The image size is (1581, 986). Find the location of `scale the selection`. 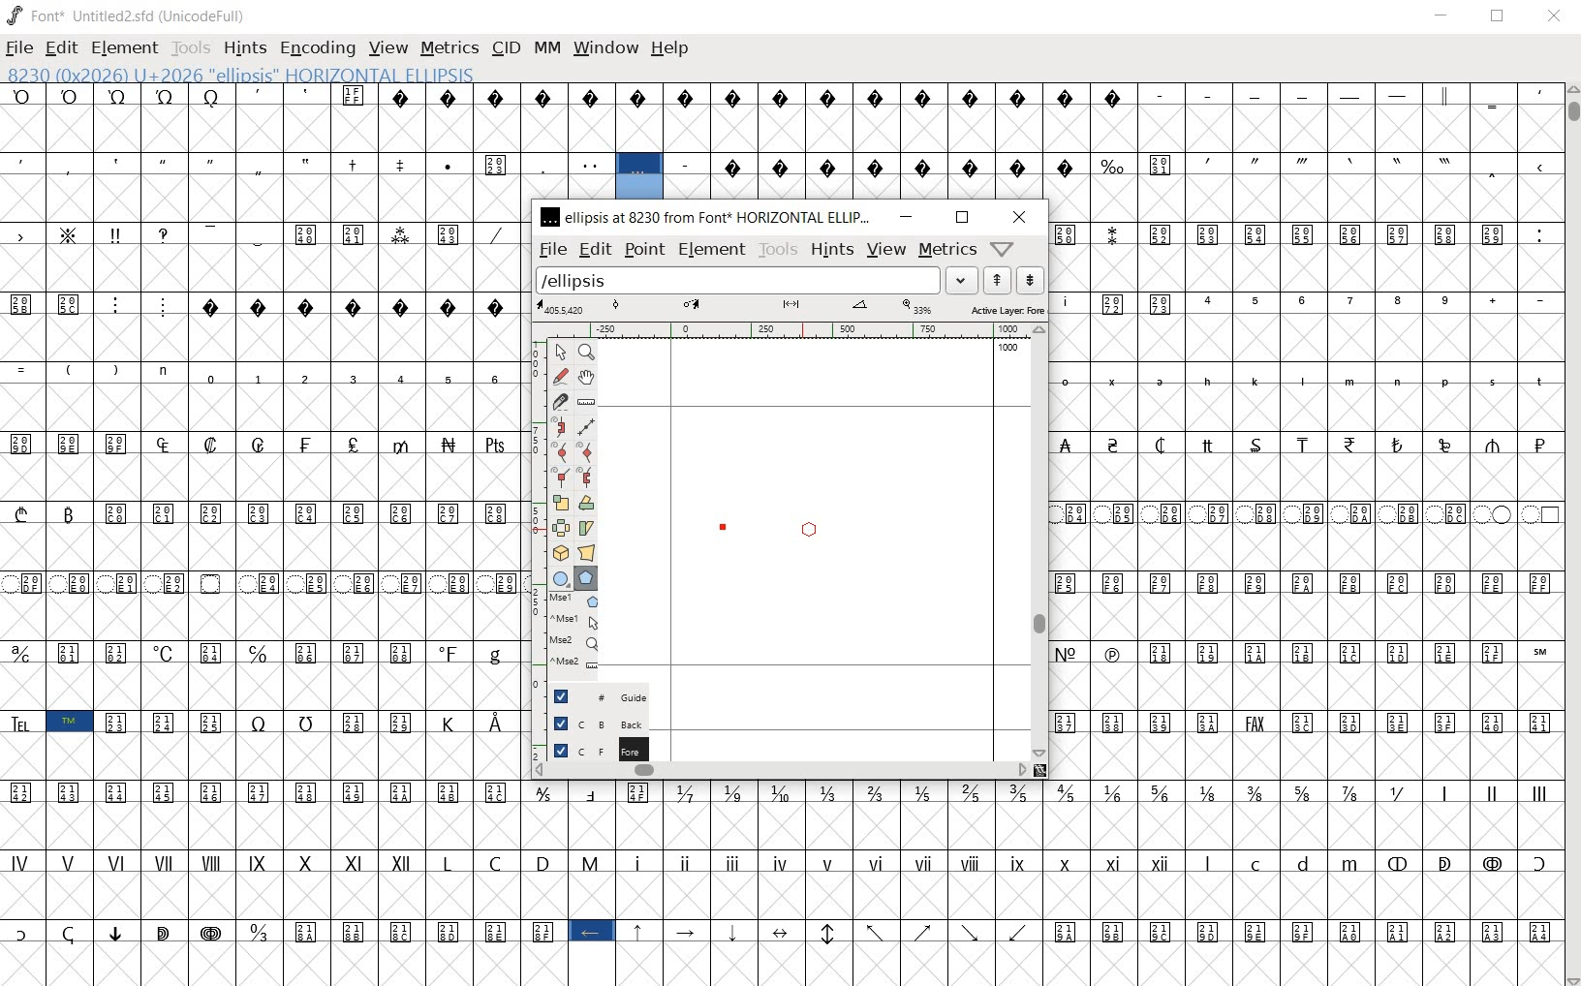

scale the selection is located at coordinates (559, 501).